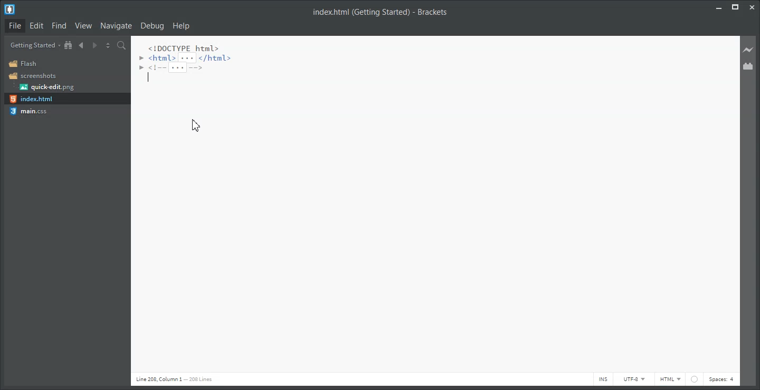  What do you see at coordinates (117, 26) in the screenshot?
I see `Navigate` at bounding box center [117, 26].